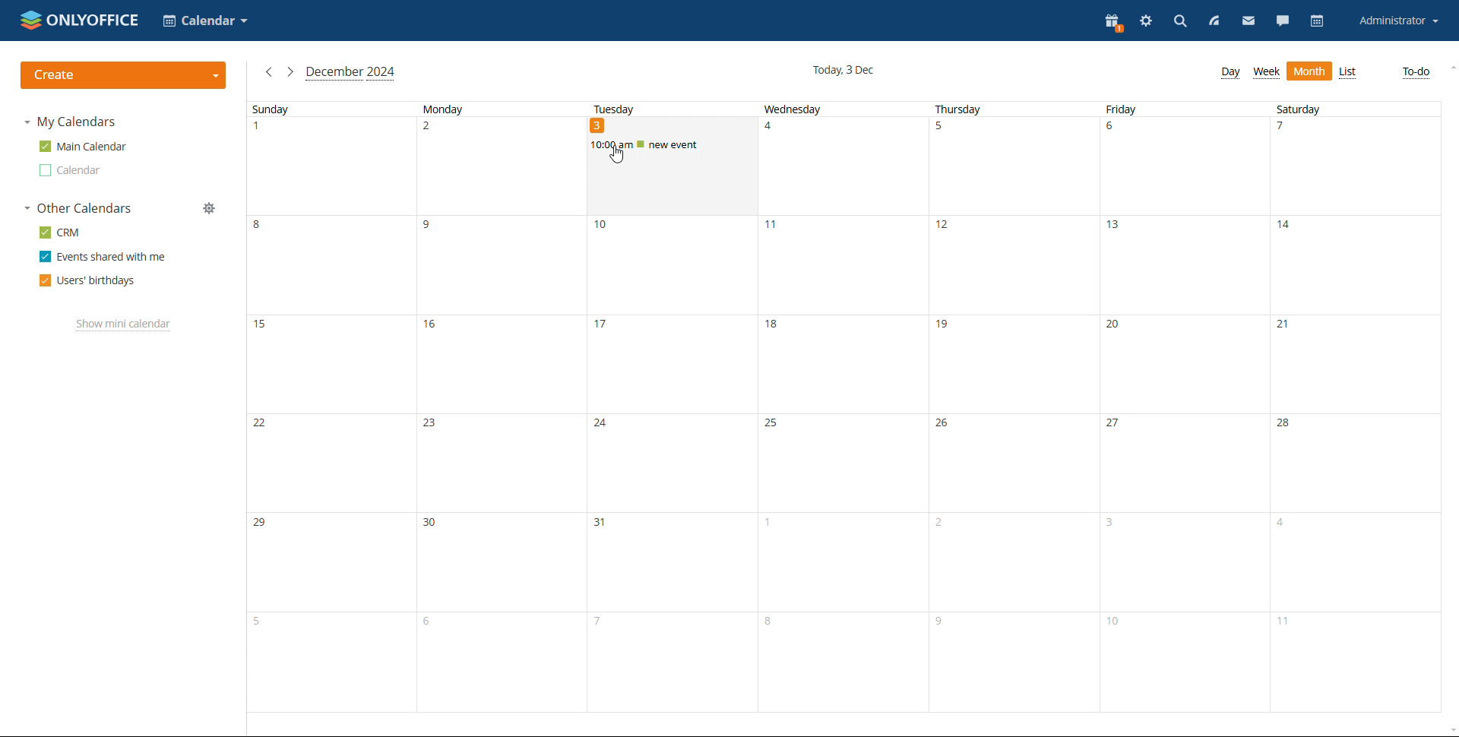 Image resolution: width=1459 pixels, height=737 pixels. Describe the element at coordinates (103, 256) in the screenshot. I see `events shared with me` at that location.